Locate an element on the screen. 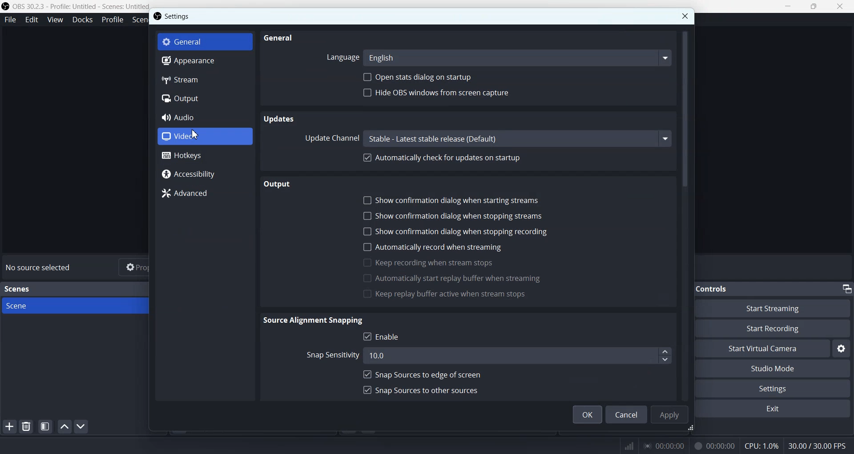 This screenshot has height=454, width=854. Stable-Latest stable release  is located at coordinates (516, 138).